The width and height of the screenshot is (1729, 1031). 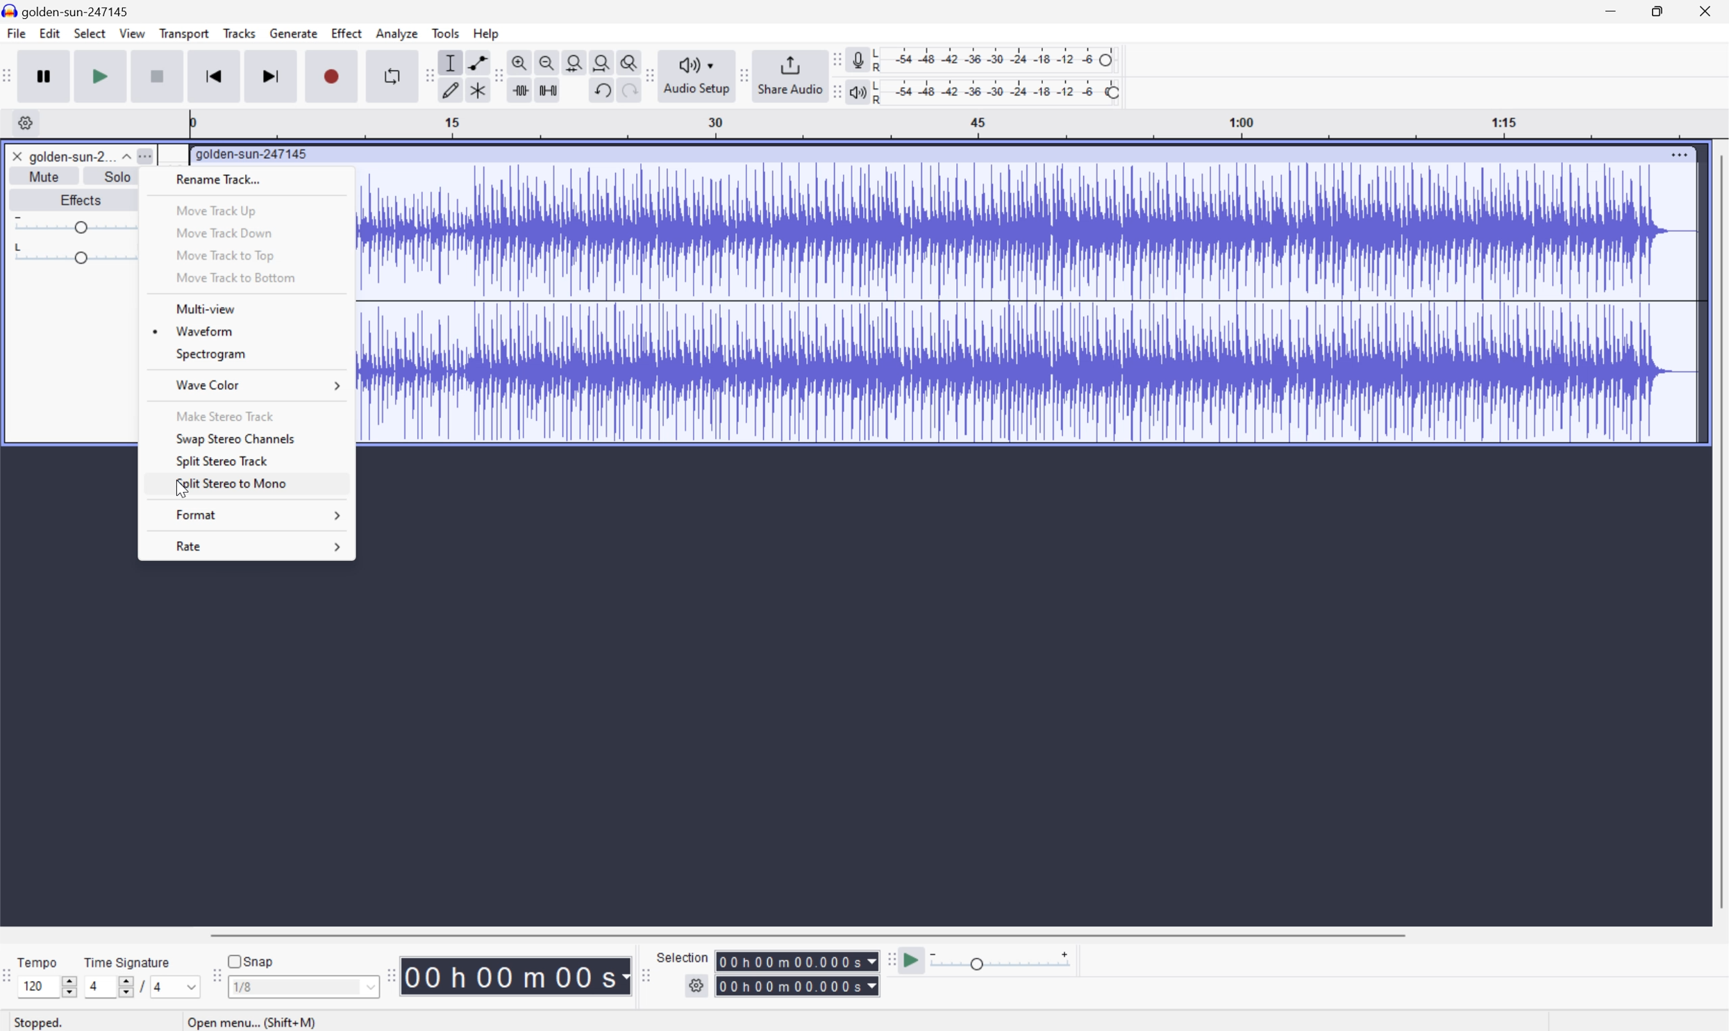 I want to click on View, so click(x=133, y=32).